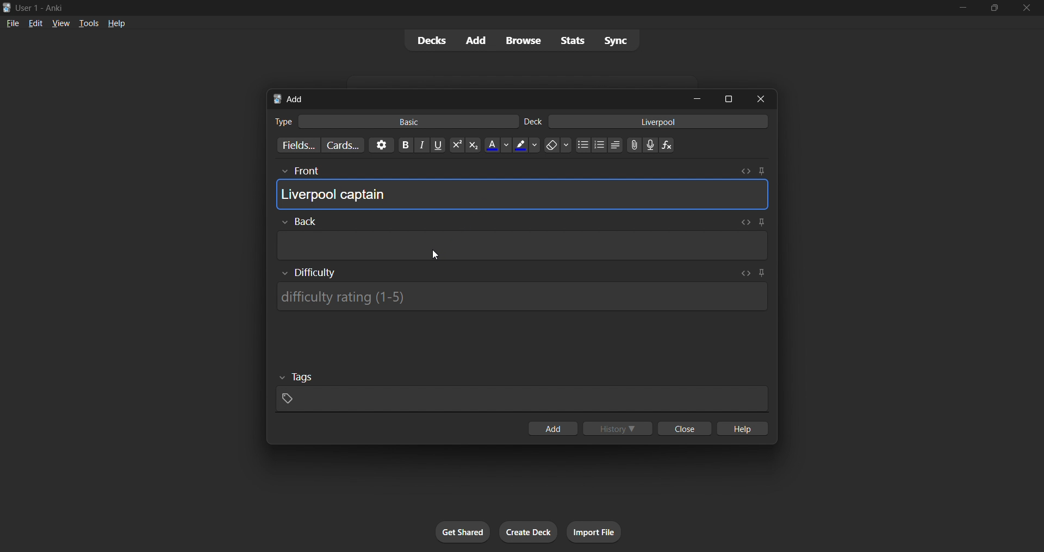  I want to click on help, so click(116, 23).